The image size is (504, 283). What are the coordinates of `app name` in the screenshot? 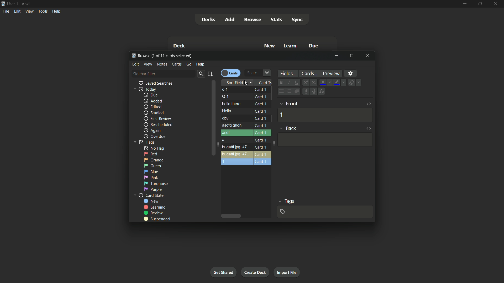 It's located at (27, 4).